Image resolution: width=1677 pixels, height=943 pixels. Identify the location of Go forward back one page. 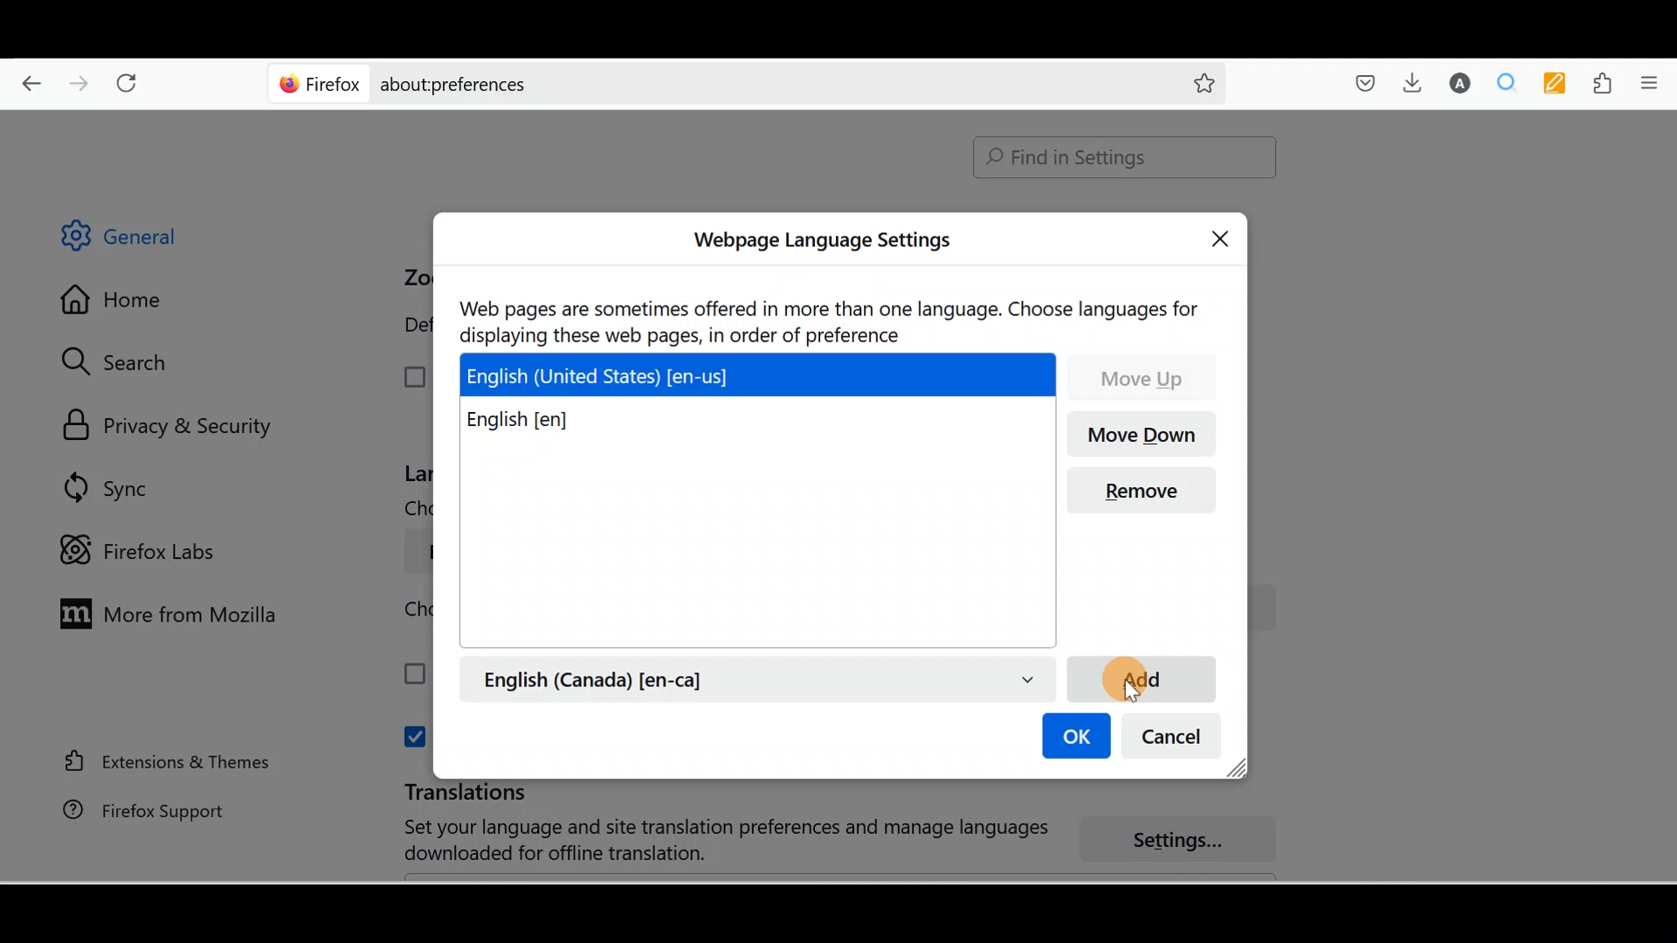
(81, 82).